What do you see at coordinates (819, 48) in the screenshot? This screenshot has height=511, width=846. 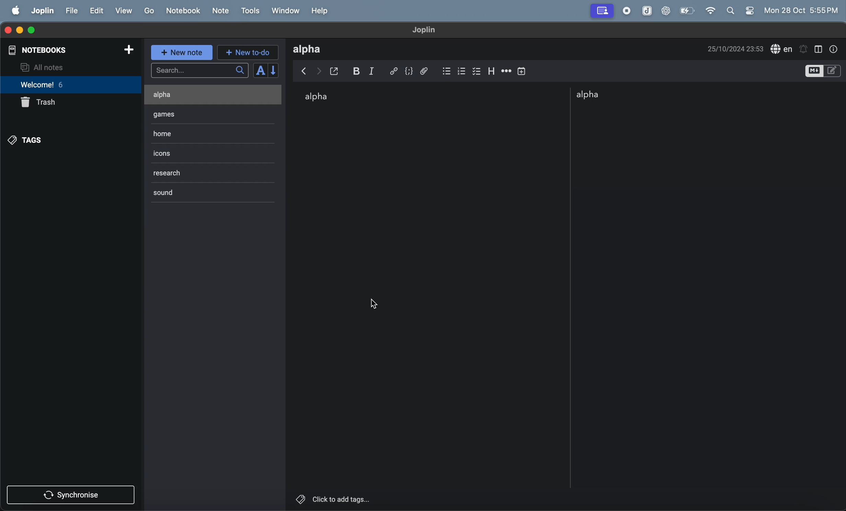 I see `toggle editor layout` at bounding box center [819, 48].